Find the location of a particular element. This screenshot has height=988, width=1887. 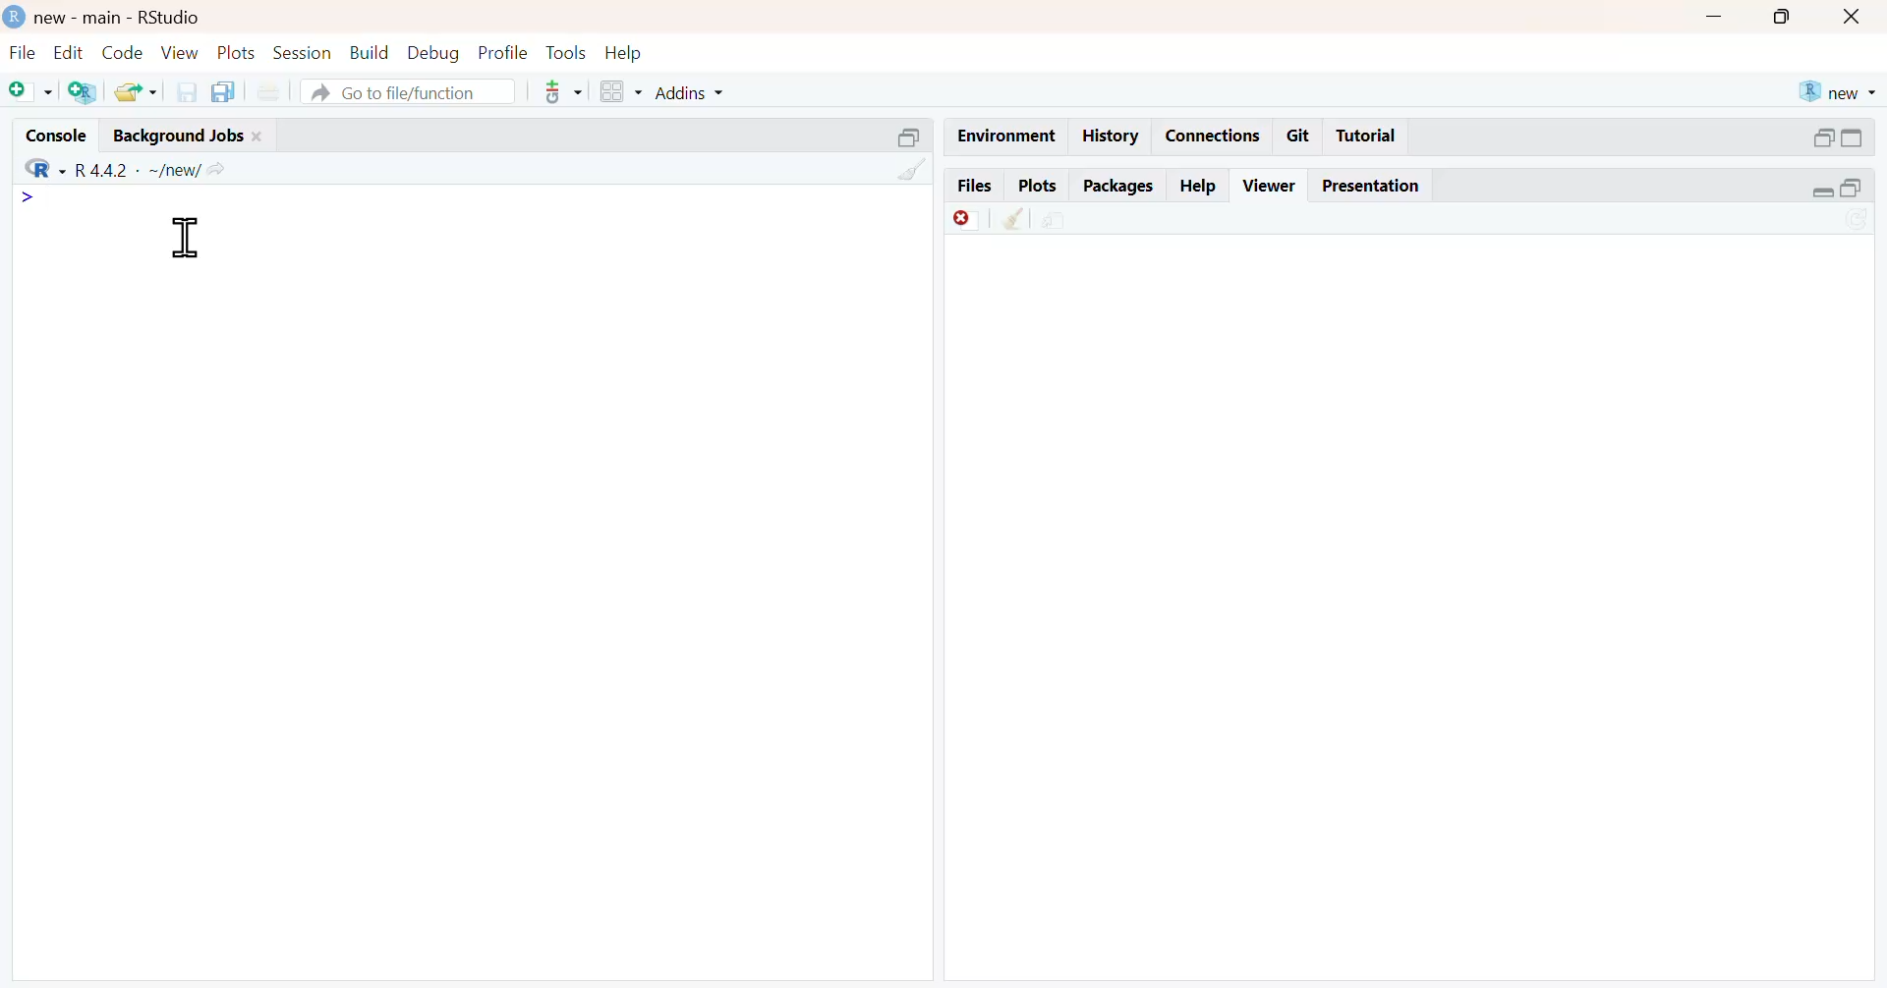

code is located at coordinates (120, 53).